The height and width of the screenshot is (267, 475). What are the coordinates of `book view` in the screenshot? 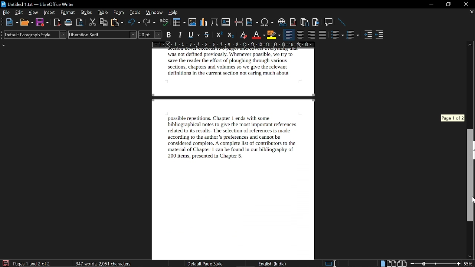 It's located at (402, 263).